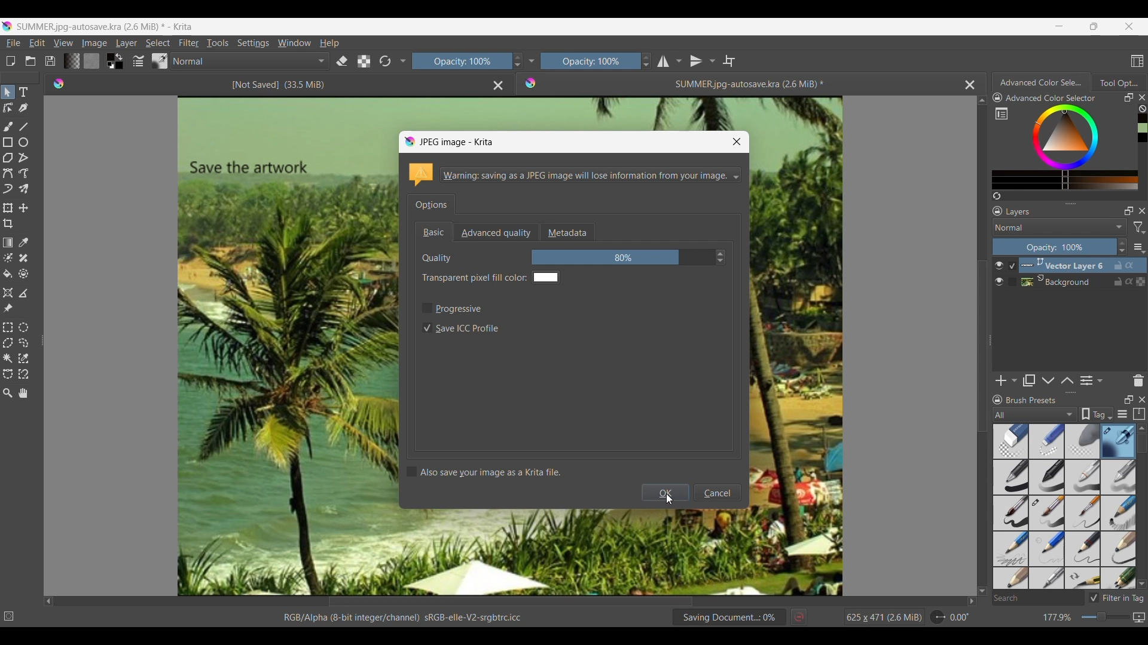  Describe the element at coordinates (1105, 617) in the screenshot. I see `Slider to change zoom` at that location.